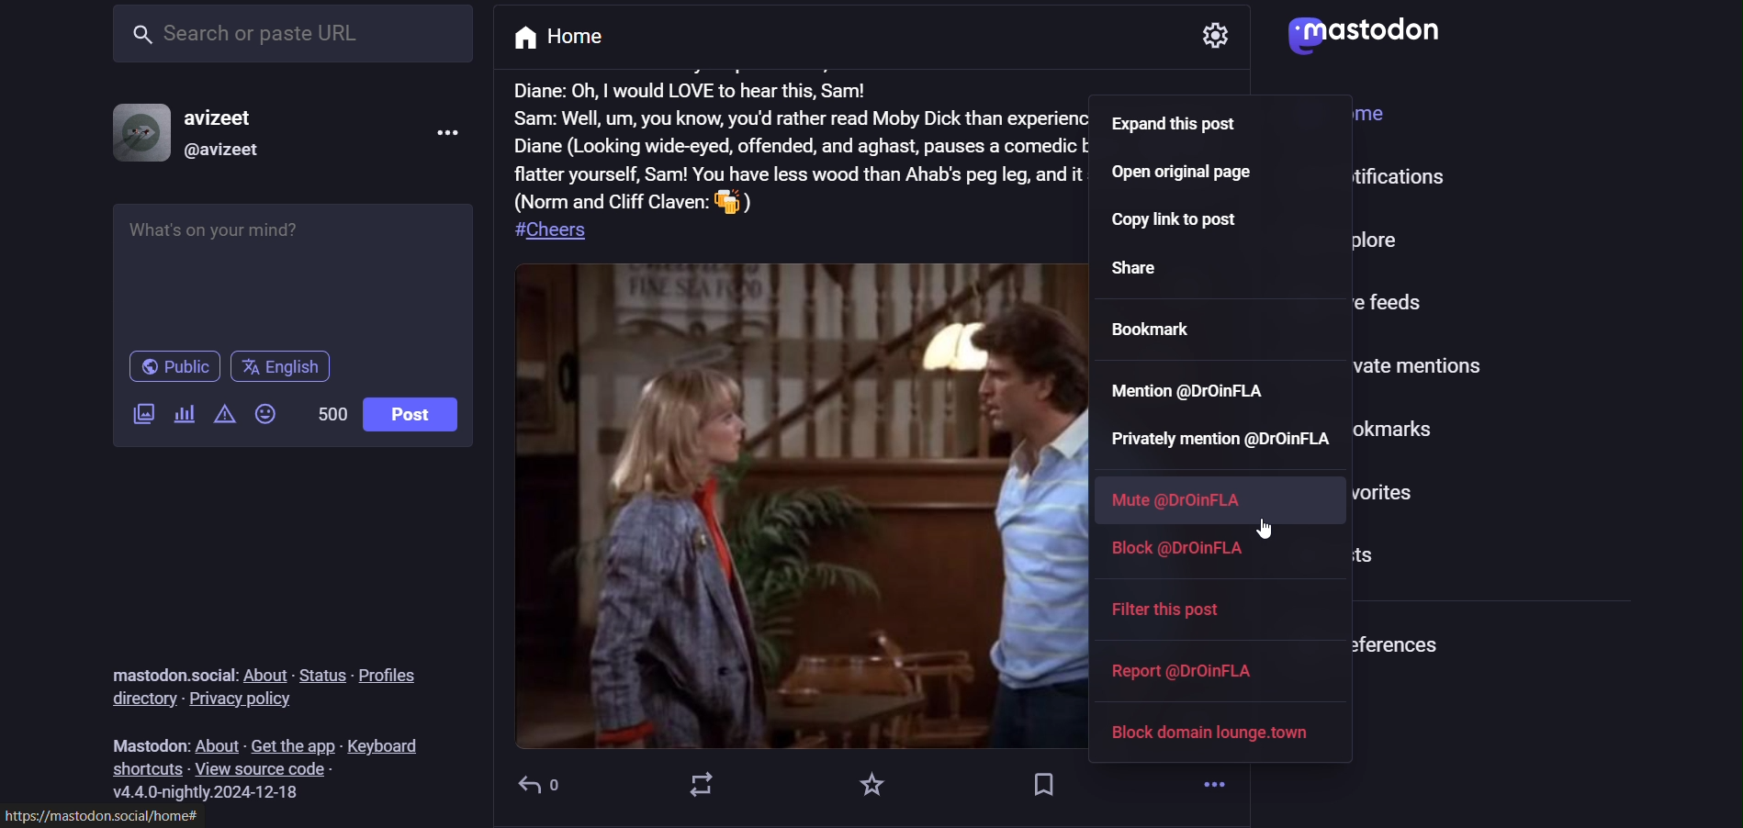 The height and width of the screenshot is (828, 1743). I want to click on profiles, so click(394, 675).